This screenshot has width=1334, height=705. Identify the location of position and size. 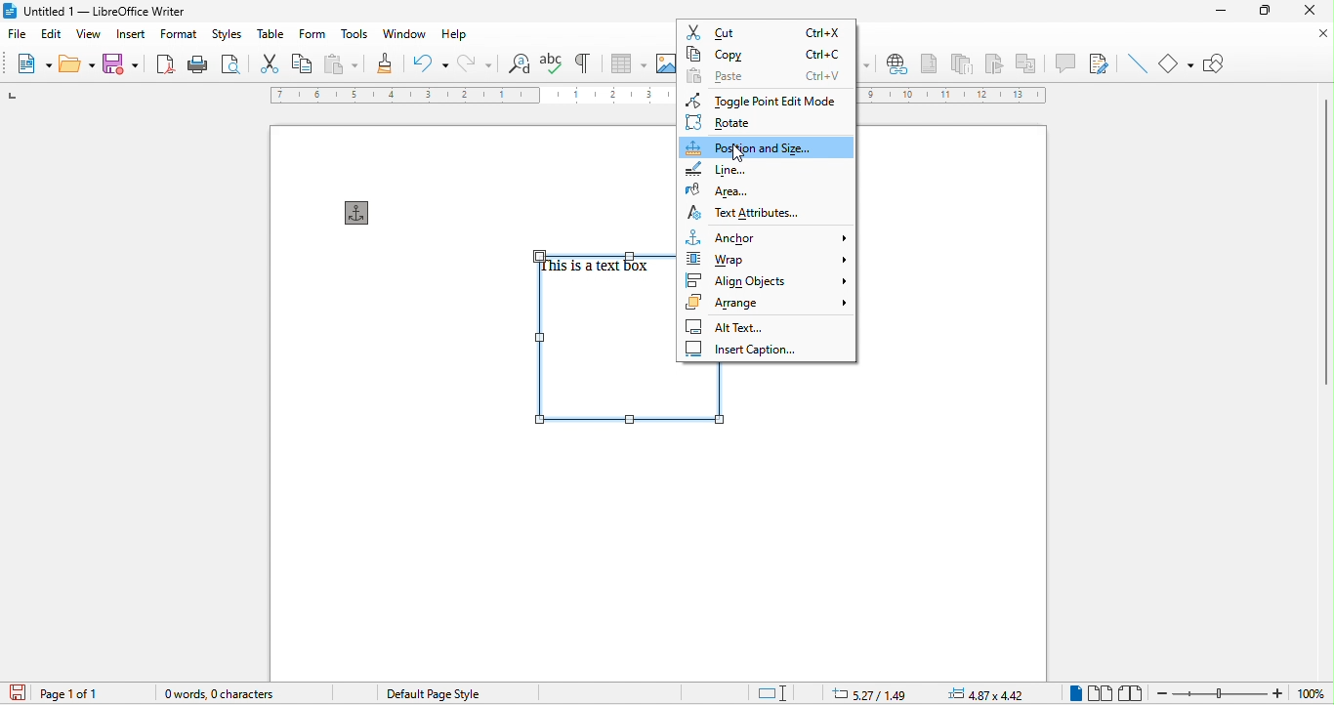
(766, 145).